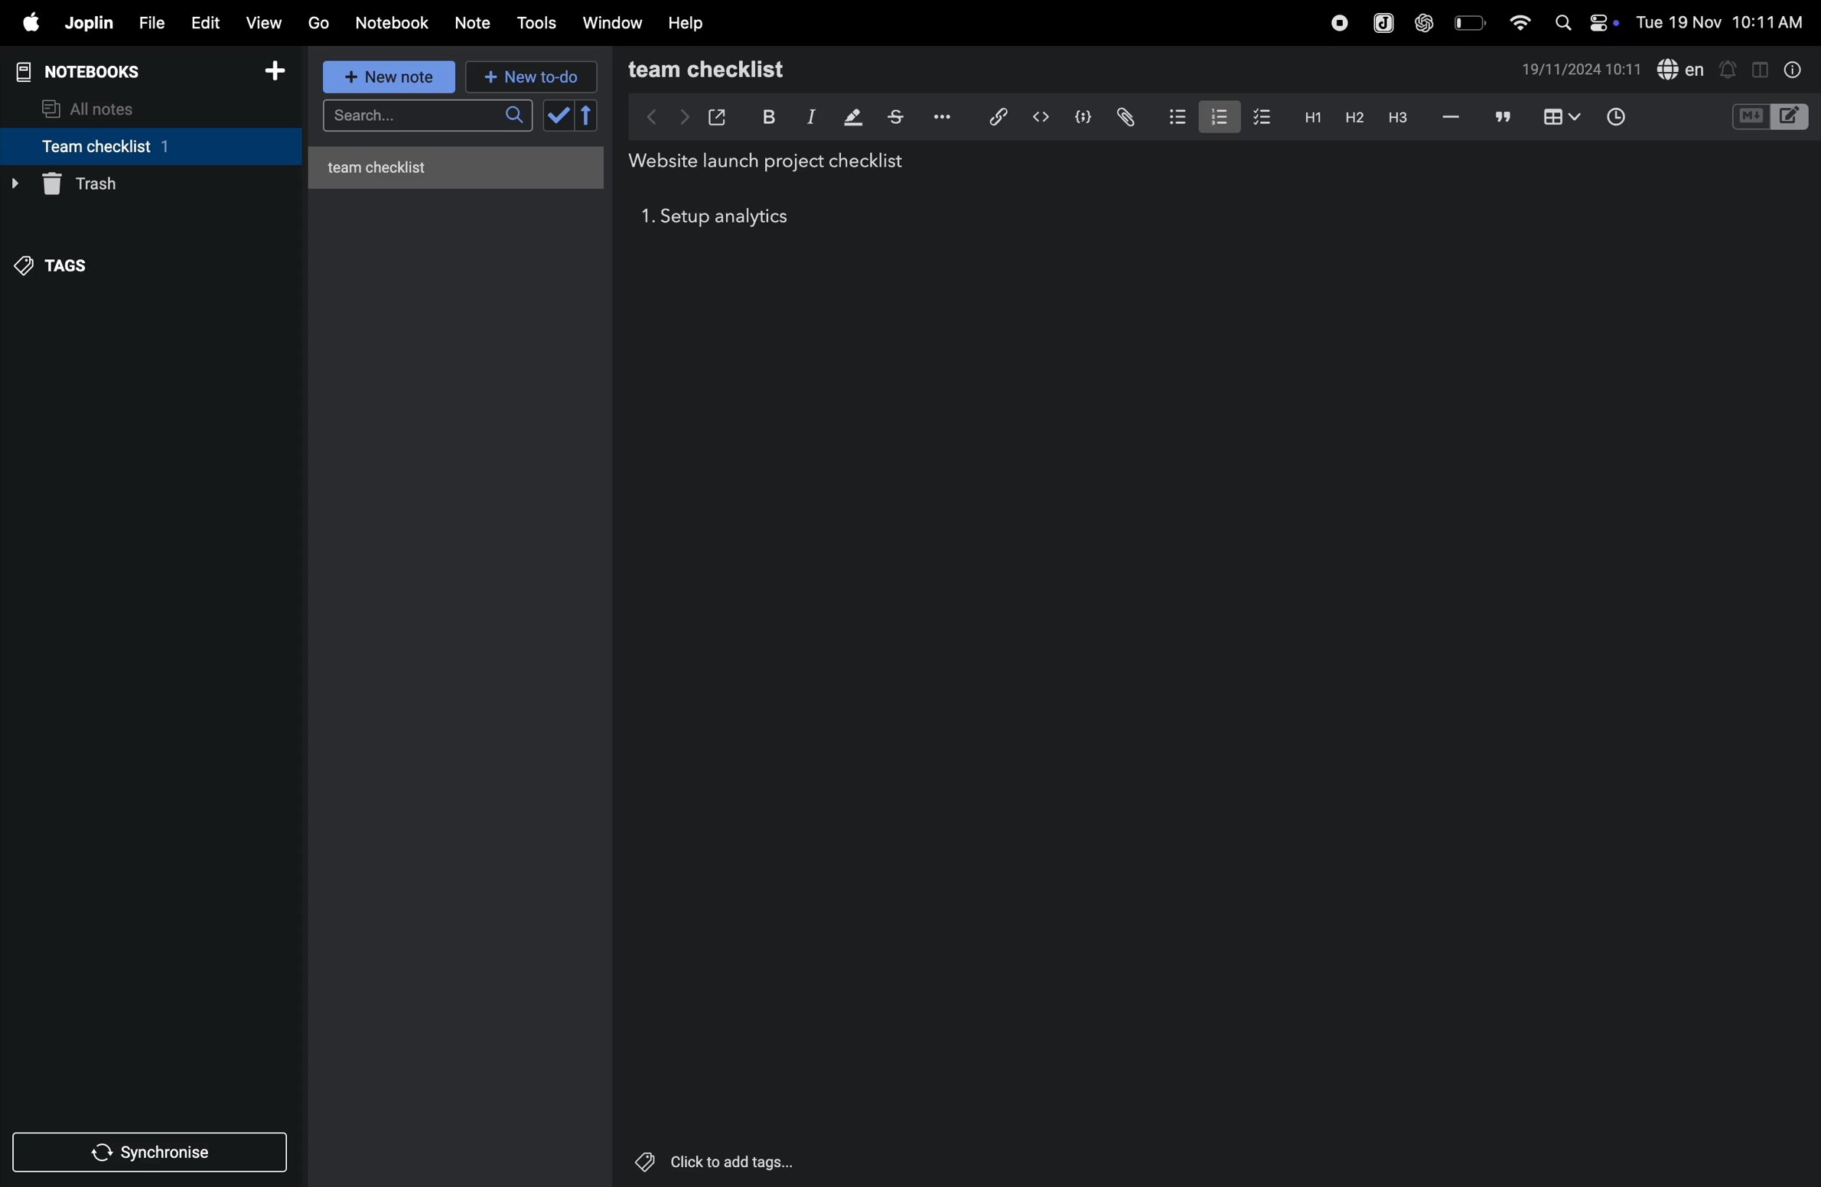 This screenshot has width=1821, height=1187. What do you see at coordinates (734, 1162) in the screenshot?
I see `` at bounding box center [734, 1162].